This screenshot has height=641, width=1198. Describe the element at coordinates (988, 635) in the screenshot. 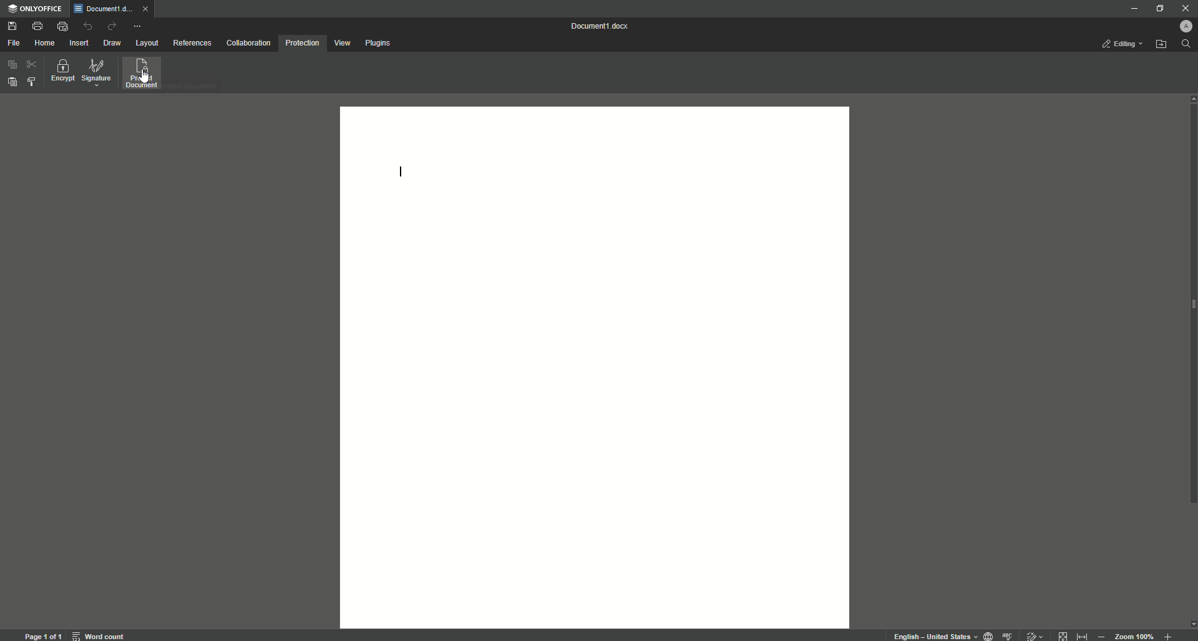

I see `set document language` at that location.